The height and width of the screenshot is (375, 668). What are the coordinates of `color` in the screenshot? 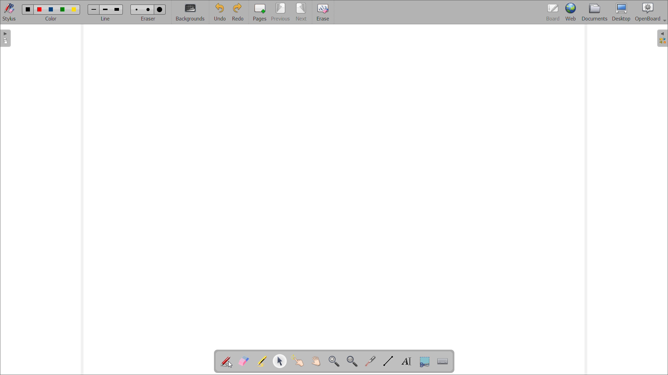 It's located at (52, 9).